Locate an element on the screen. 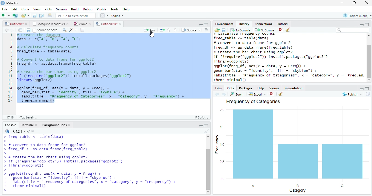 The image size is (372, 196). File is located at coordinates (4, 9).